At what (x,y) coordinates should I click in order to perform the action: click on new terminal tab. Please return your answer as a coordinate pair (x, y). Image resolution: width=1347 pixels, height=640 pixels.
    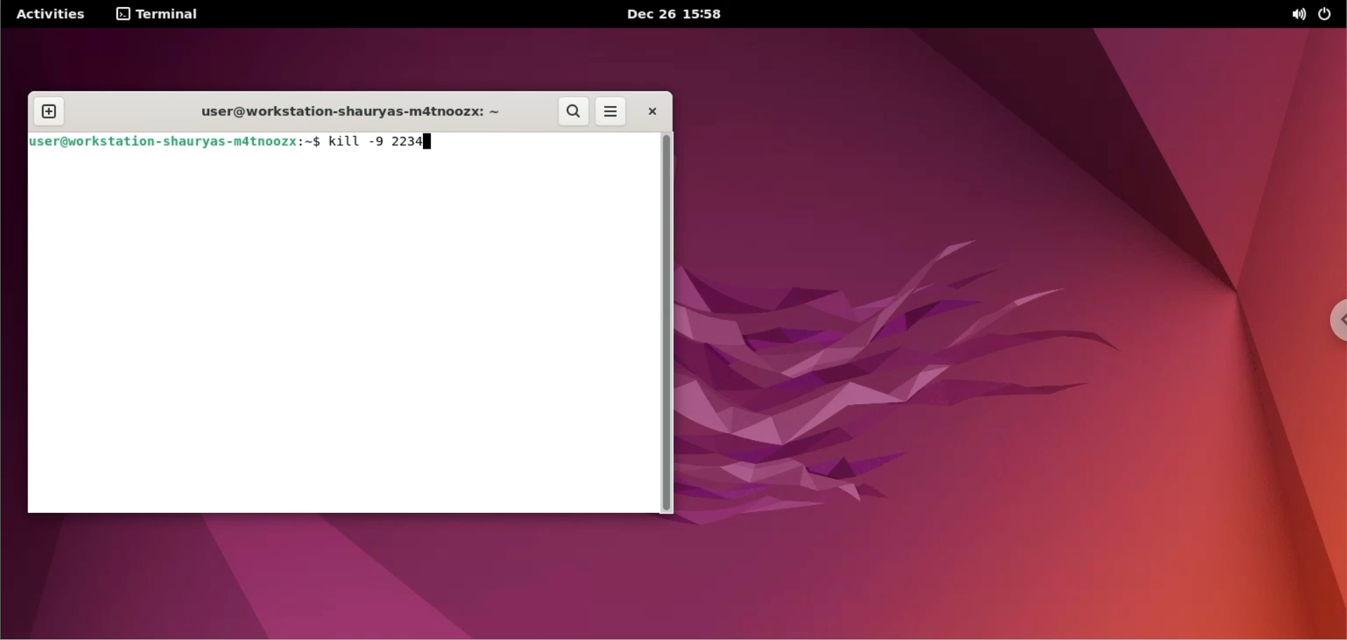
    Looking at the image, I should click on (48, 112).